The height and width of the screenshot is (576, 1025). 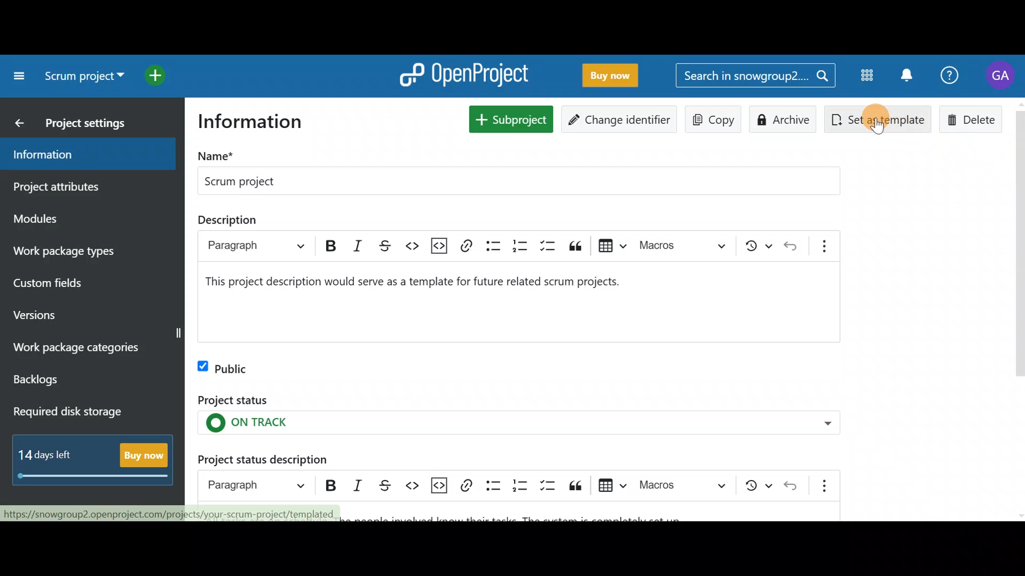 I want to click on Project status description, so click(x=297, y=457).